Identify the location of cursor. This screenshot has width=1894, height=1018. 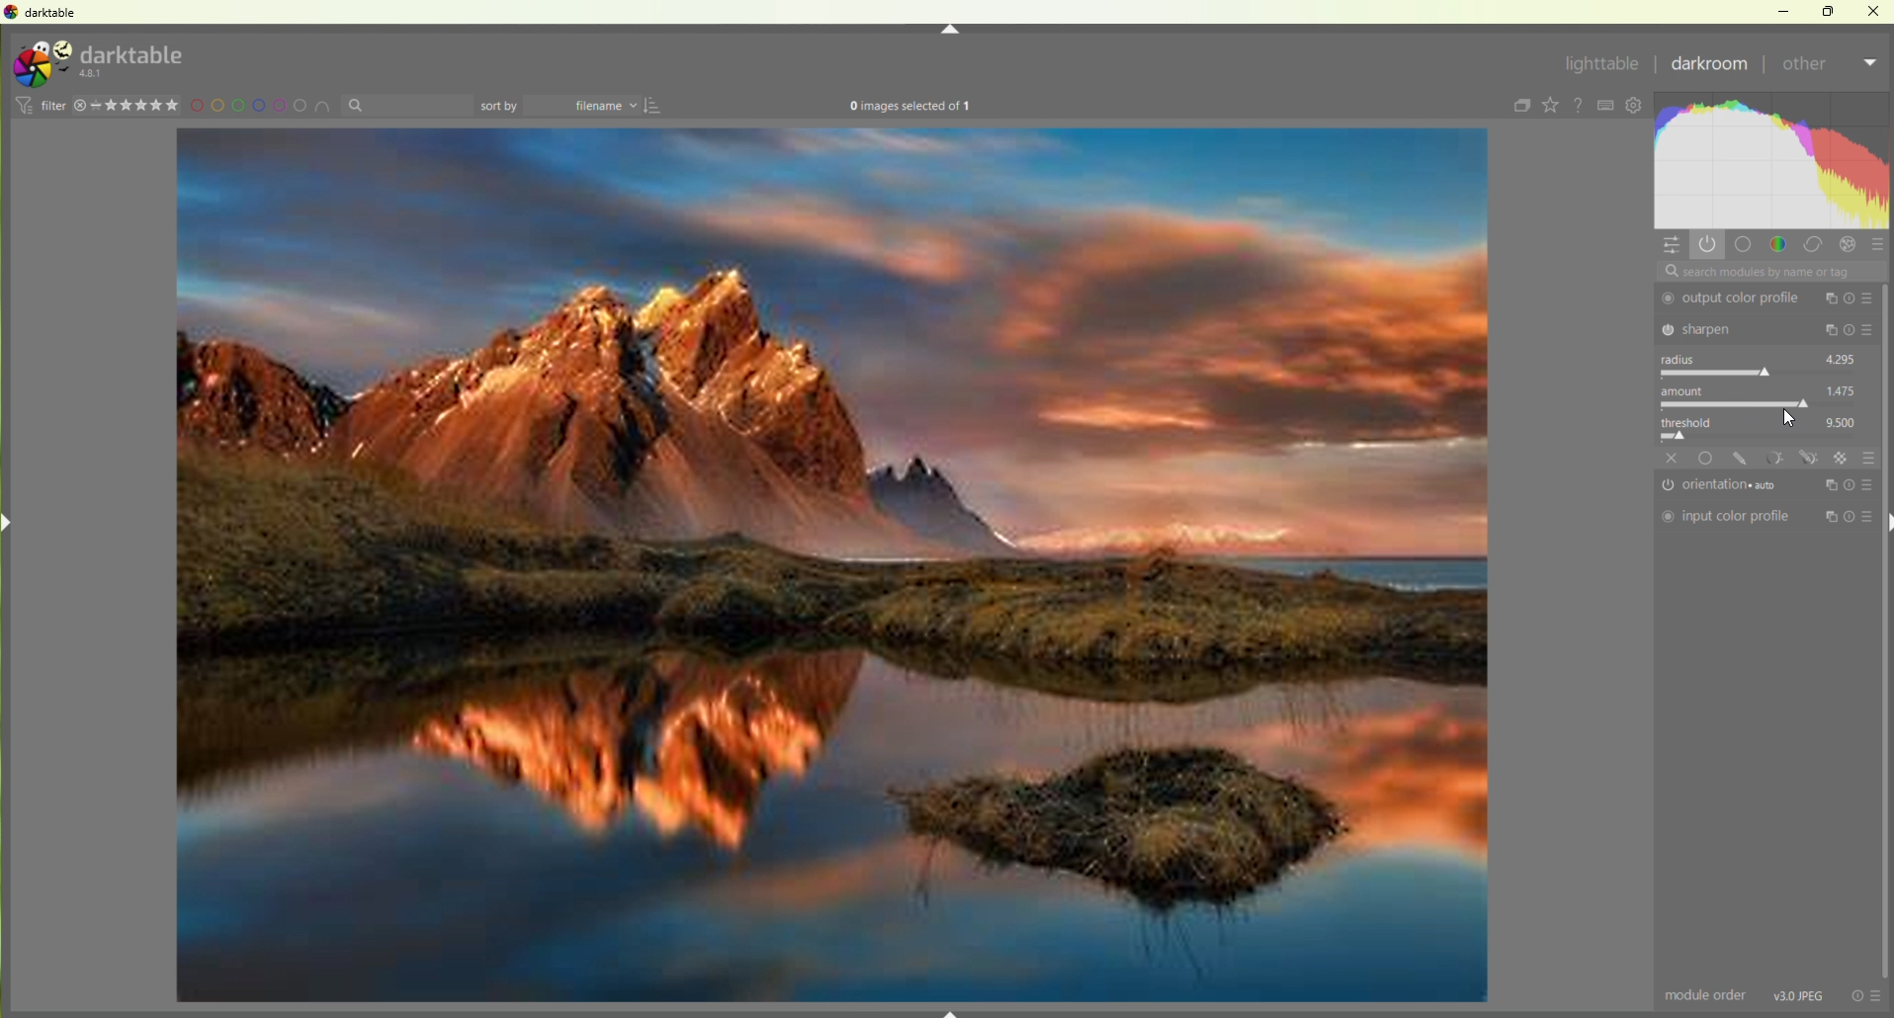
(1780, 417).